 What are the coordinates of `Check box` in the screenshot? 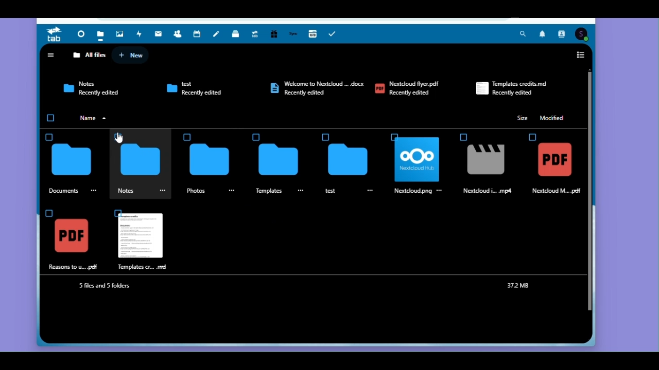 It's located at (256, 137).